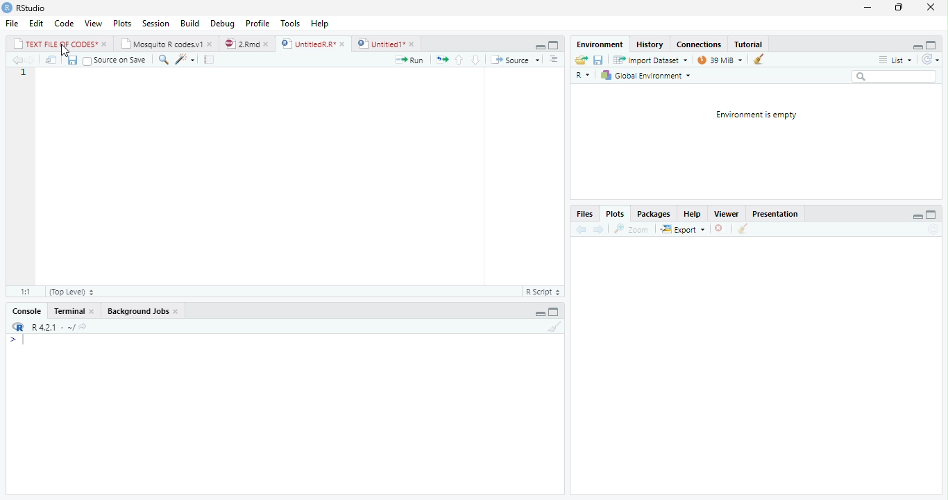  I want to click on Cursor, so click(68, 50).